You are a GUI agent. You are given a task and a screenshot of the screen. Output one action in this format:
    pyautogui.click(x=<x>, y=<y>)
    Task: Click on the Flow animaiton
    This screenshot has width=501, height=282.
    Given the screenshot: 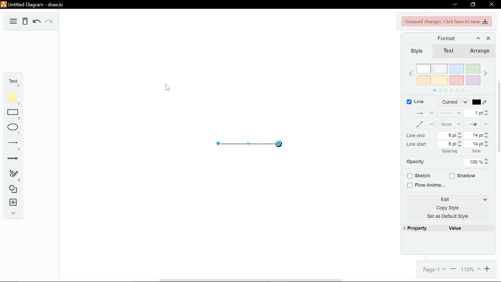 What is the action you would take?
    pyautogui.click(x=425, y=186)
    